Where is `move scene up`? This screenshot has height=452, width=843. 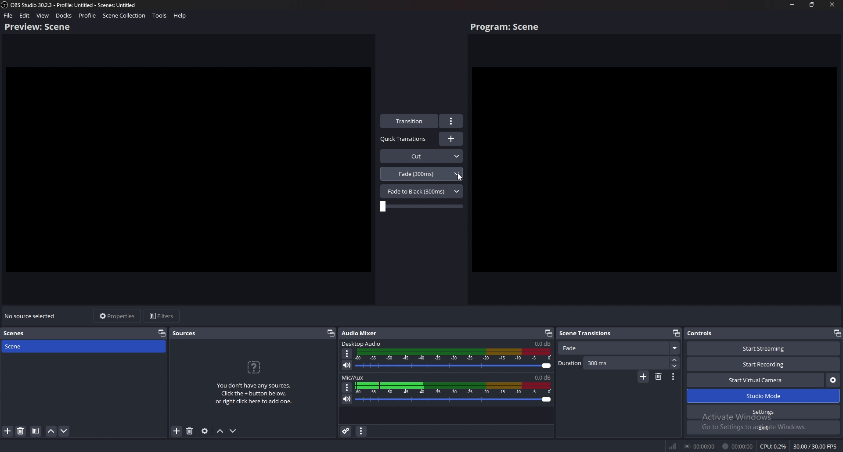
move scene up is located at coordinates (51, 431).